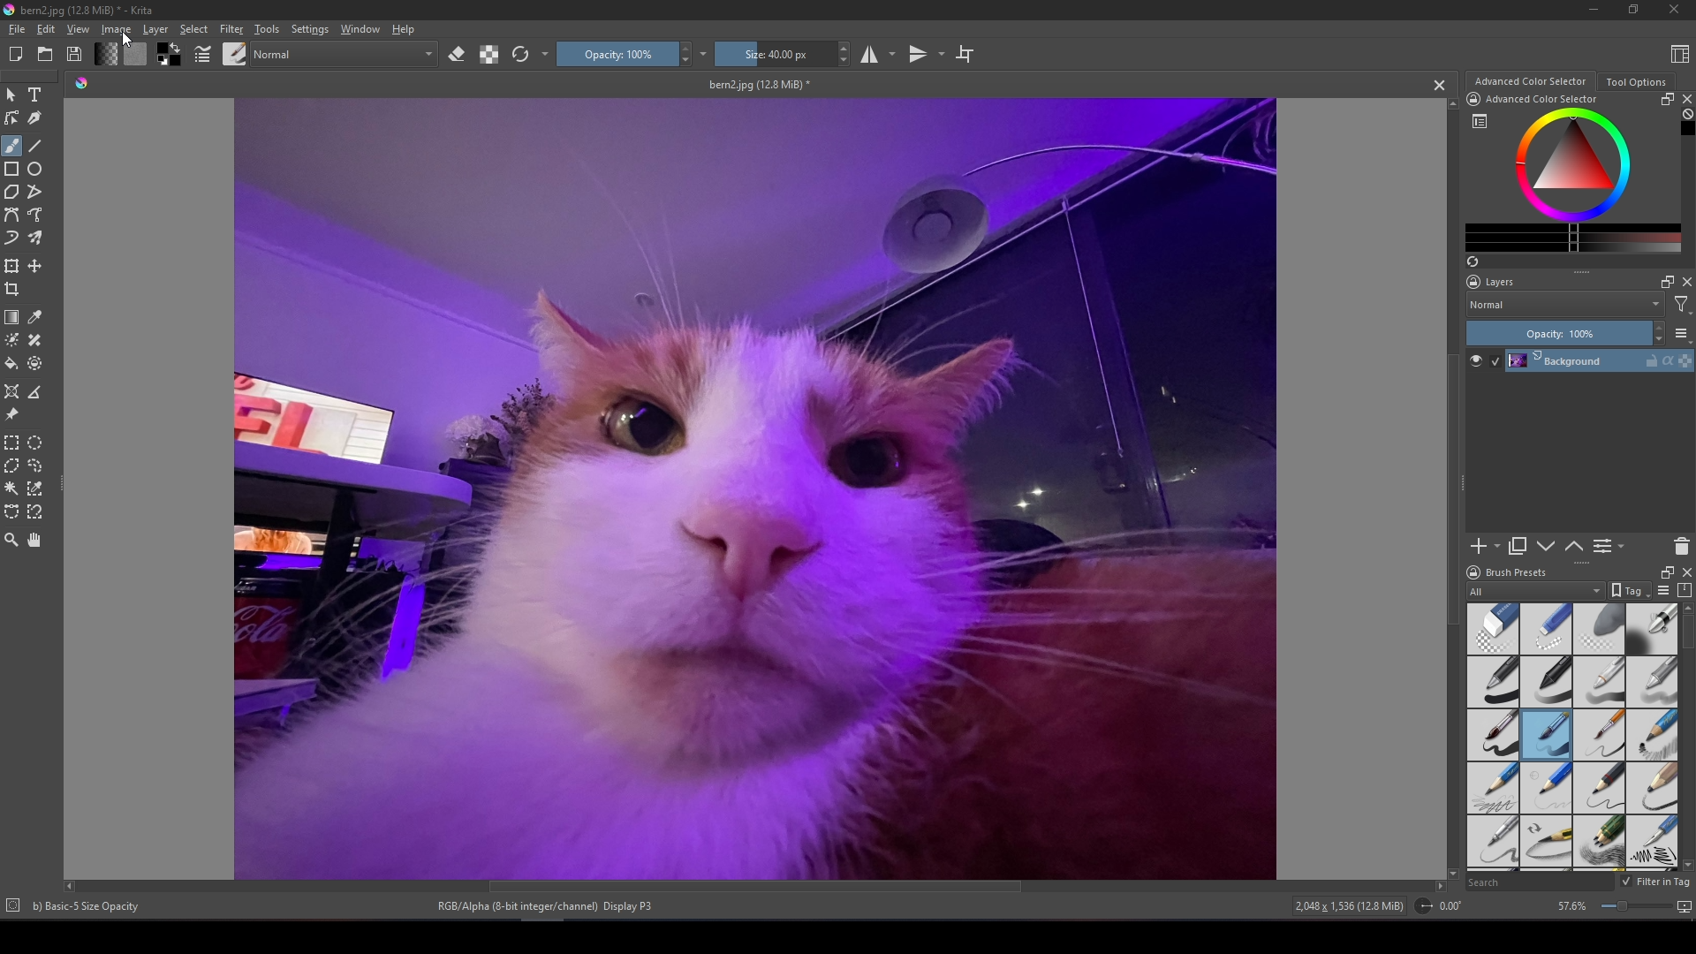 This screenshot has height=954, width=1696. What do you see at coordinates (1685, 572) in the screenshot?
I see `Close brush docker` at bounding box center [1685, 572].